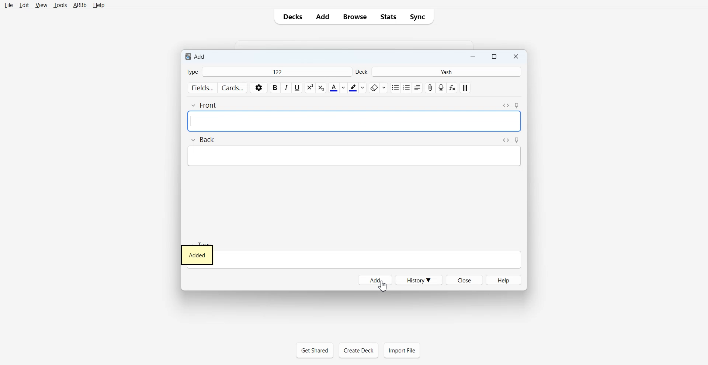  I want to click on Sync, so click(419, 17).